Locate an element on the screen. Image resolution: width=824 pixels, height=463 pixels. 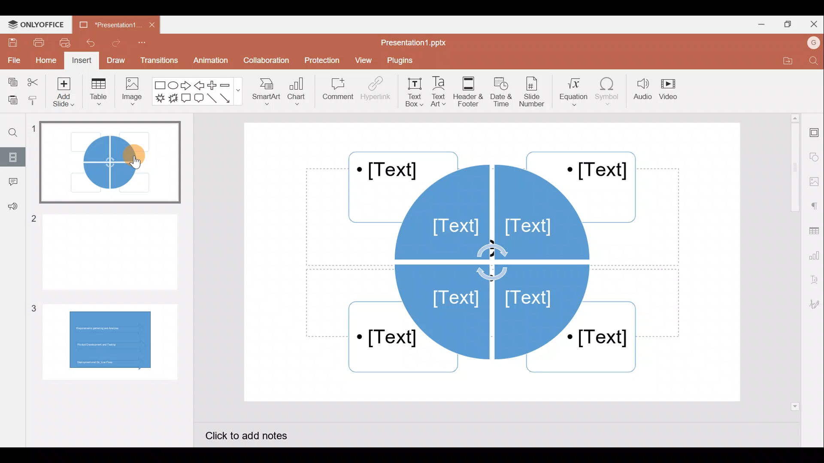
Slide settings is located at coordinates (813, 133).